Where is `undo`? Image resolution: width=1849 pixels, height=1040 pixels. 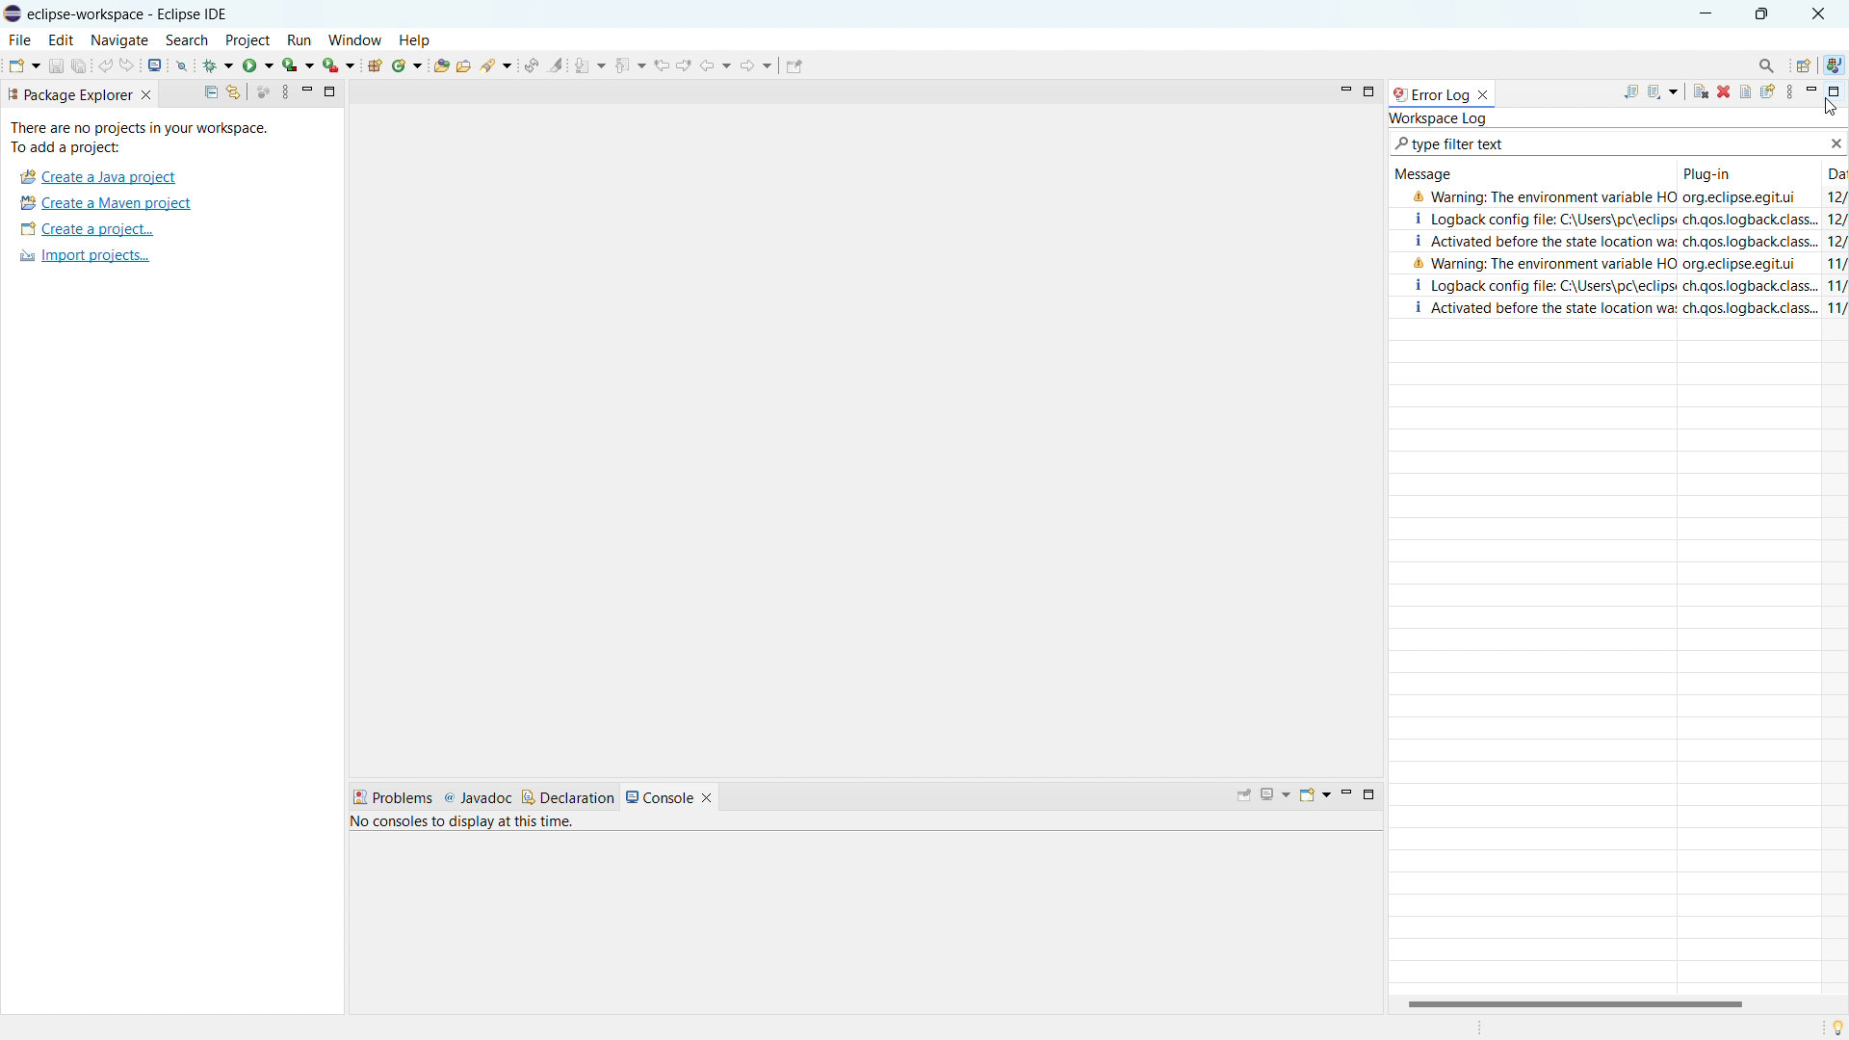
undo is located at coordinates (107, 64).